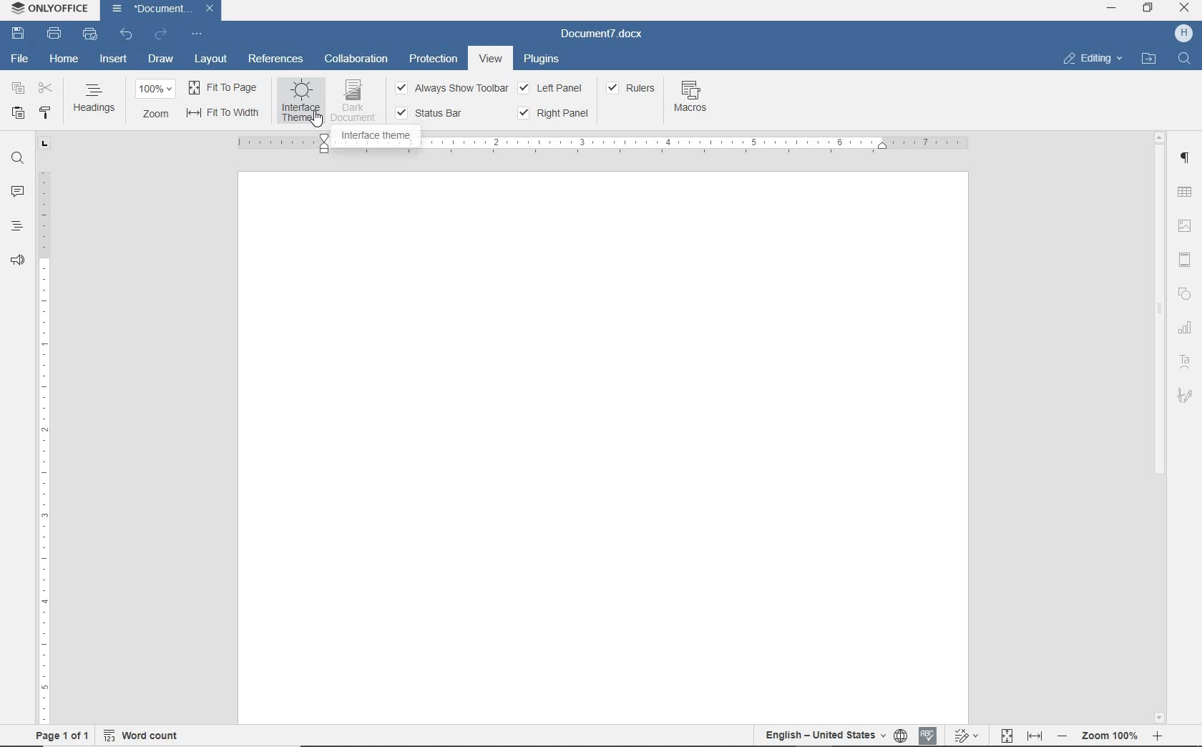 Image resolution: width=1202 pixels, height=747 pixels. Describe the element at coordinates (1091, 57) in the screenshot. I see `EDITING` at that location.